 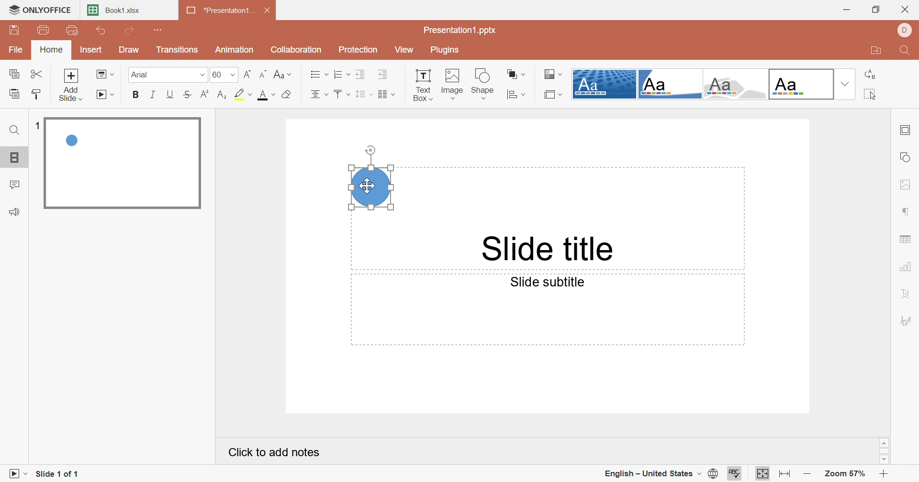 I want to click on Italic, so click(x=154, y=96).